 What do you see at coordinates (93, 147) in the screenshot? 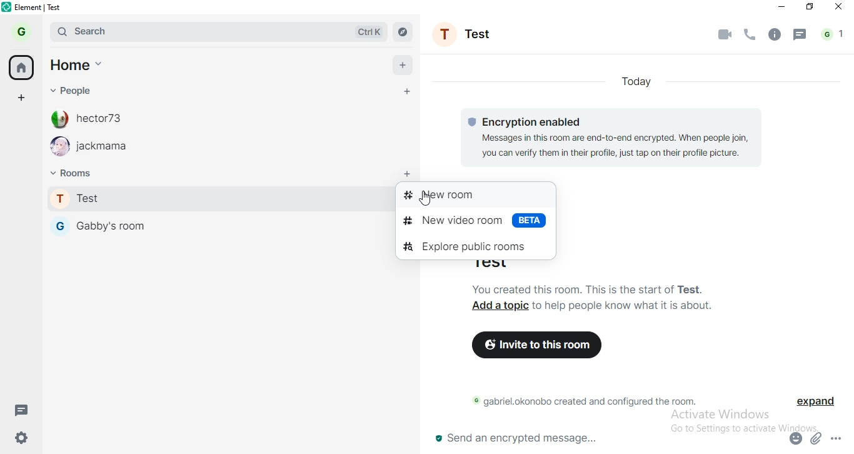
I see `jackmama` at bounding box center [93, 147].